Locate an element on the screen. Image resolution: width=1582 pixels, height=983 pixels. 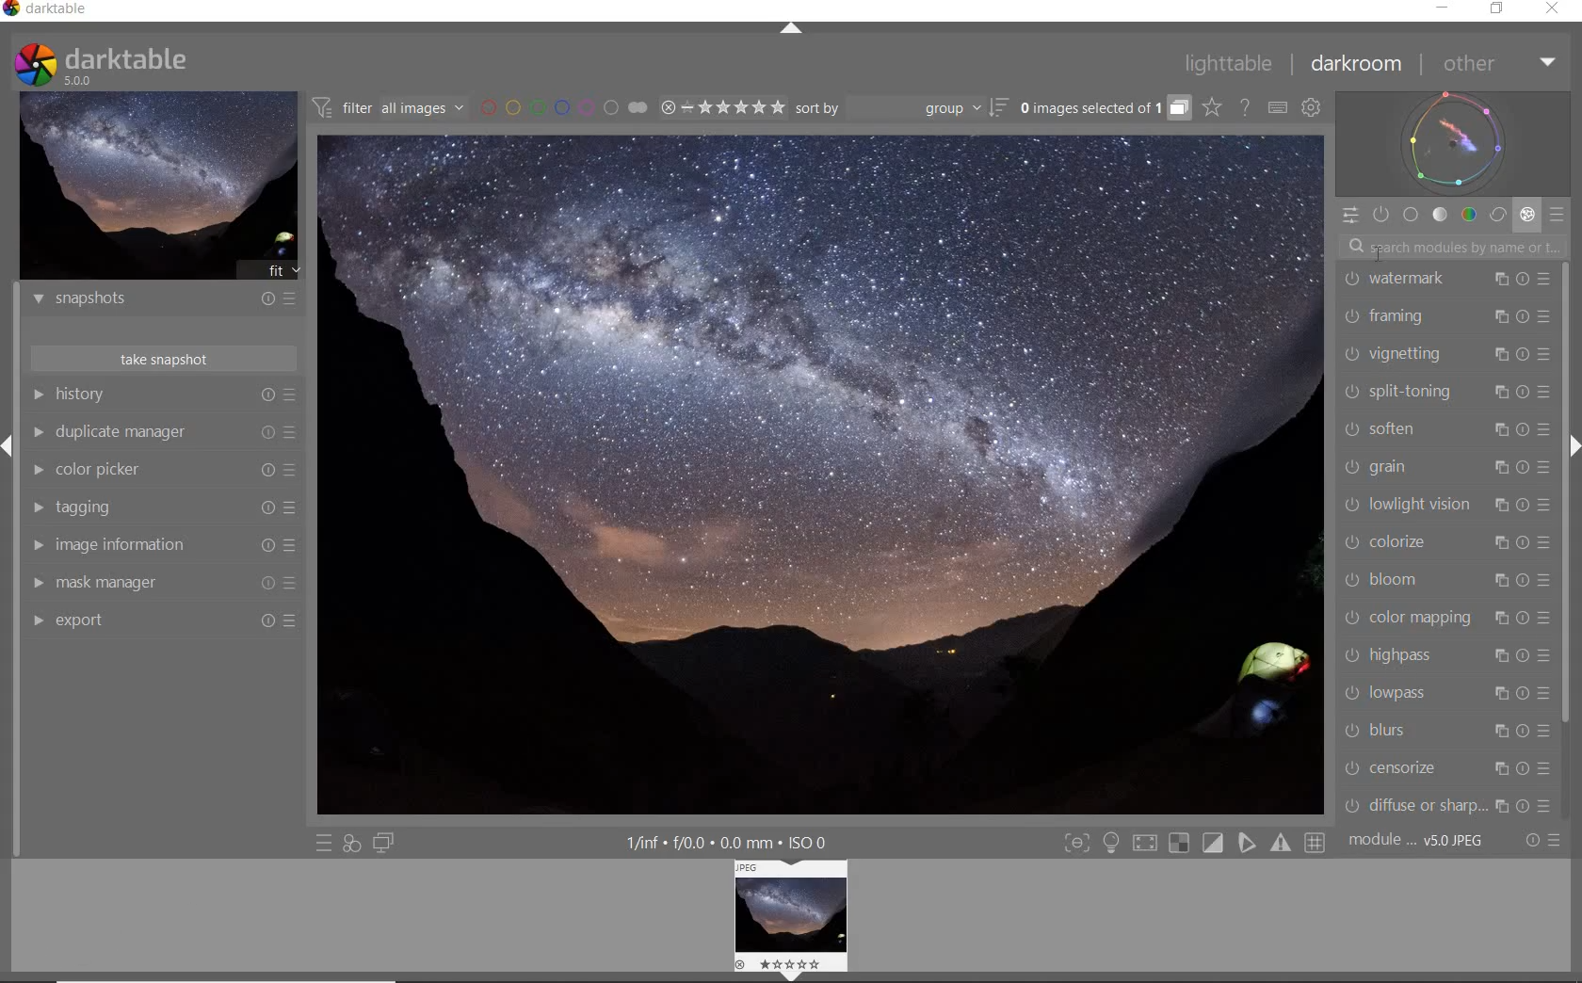
HELP ONLINE is located at coordinates (1244, 107).